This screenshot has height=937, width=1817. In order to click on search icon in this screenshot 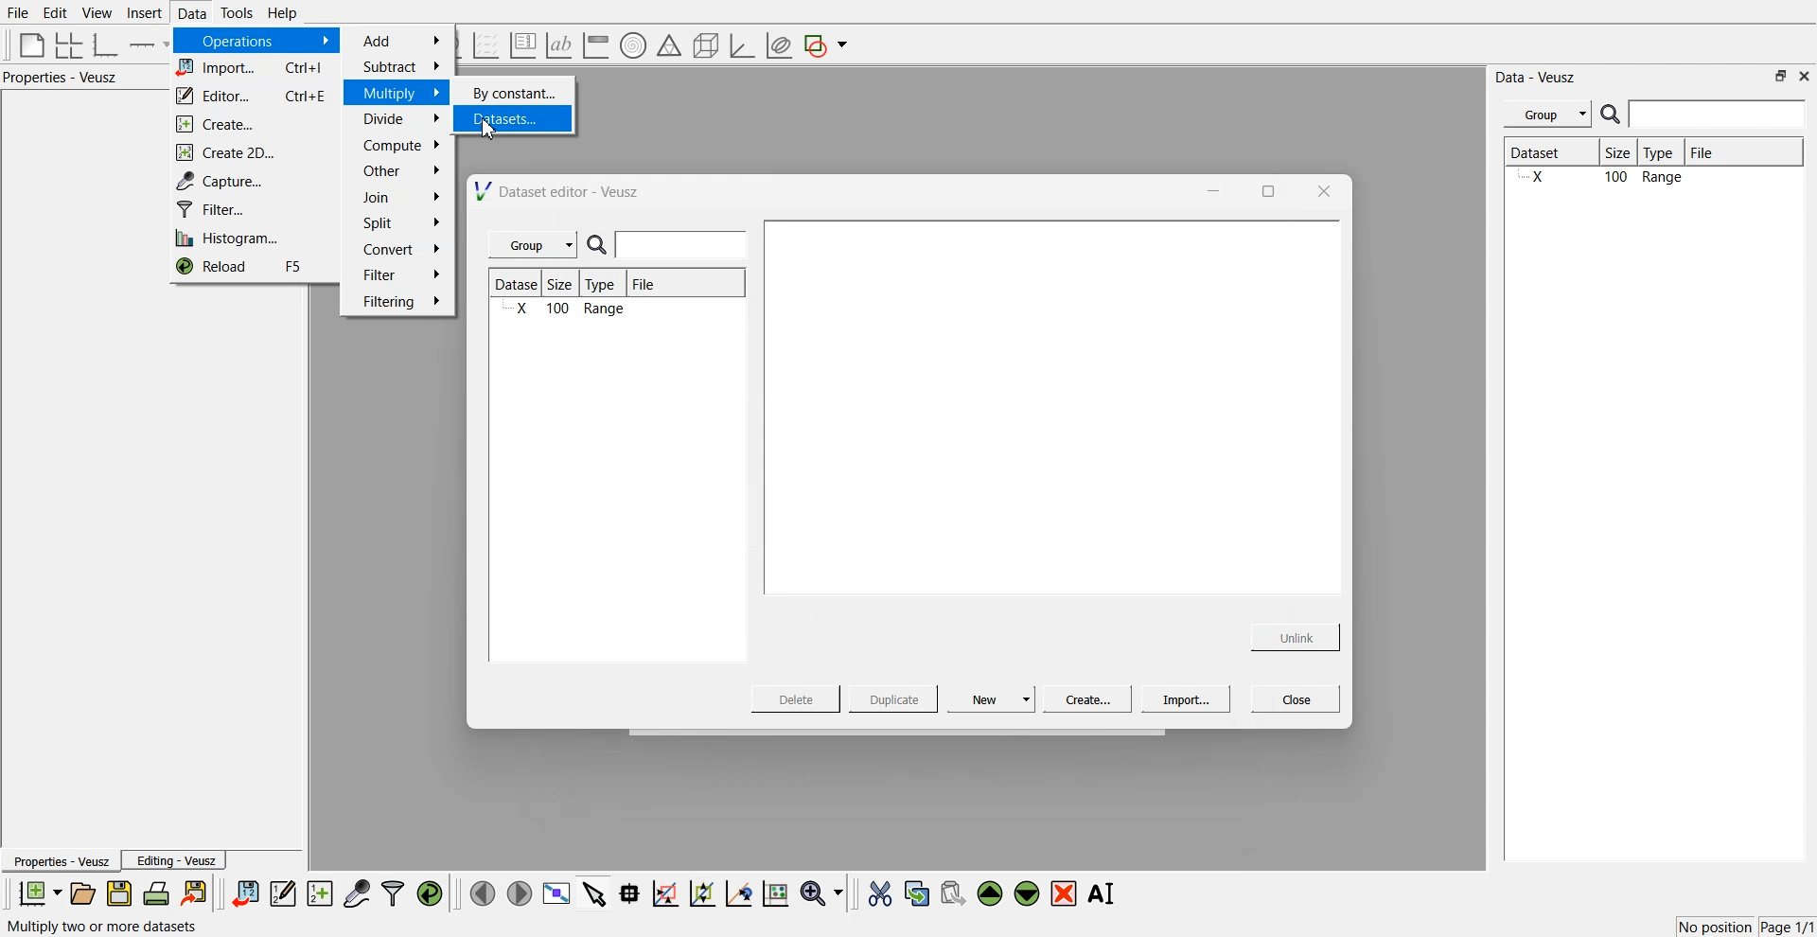, I will do `click(1613, 114)`.